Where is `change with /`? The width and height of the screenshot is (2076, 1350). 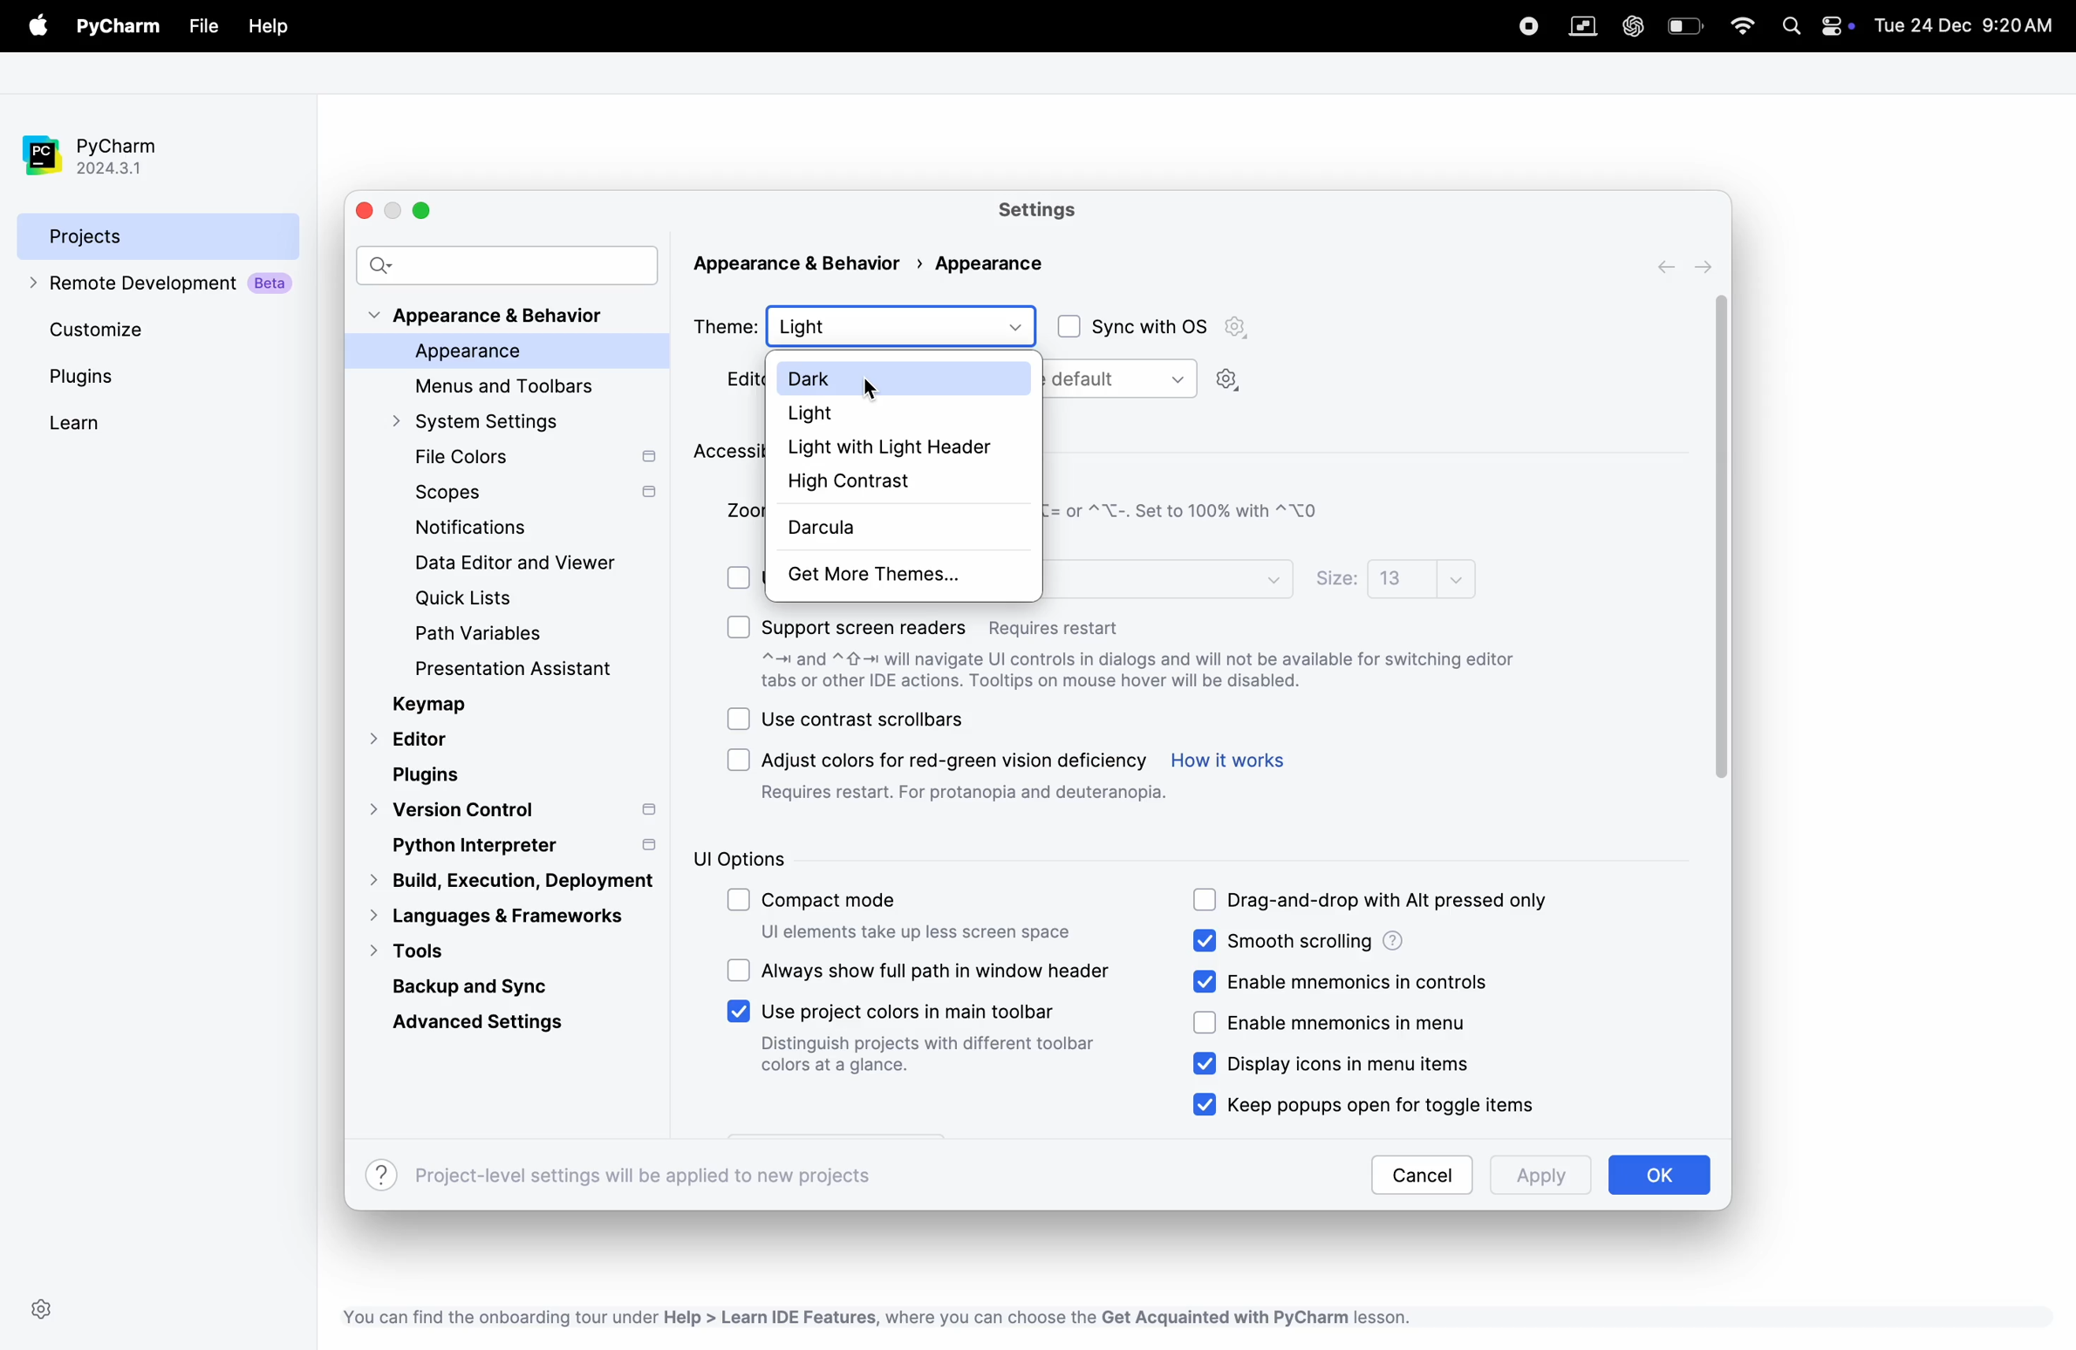
change with / is located at coordinates (1184, 512).